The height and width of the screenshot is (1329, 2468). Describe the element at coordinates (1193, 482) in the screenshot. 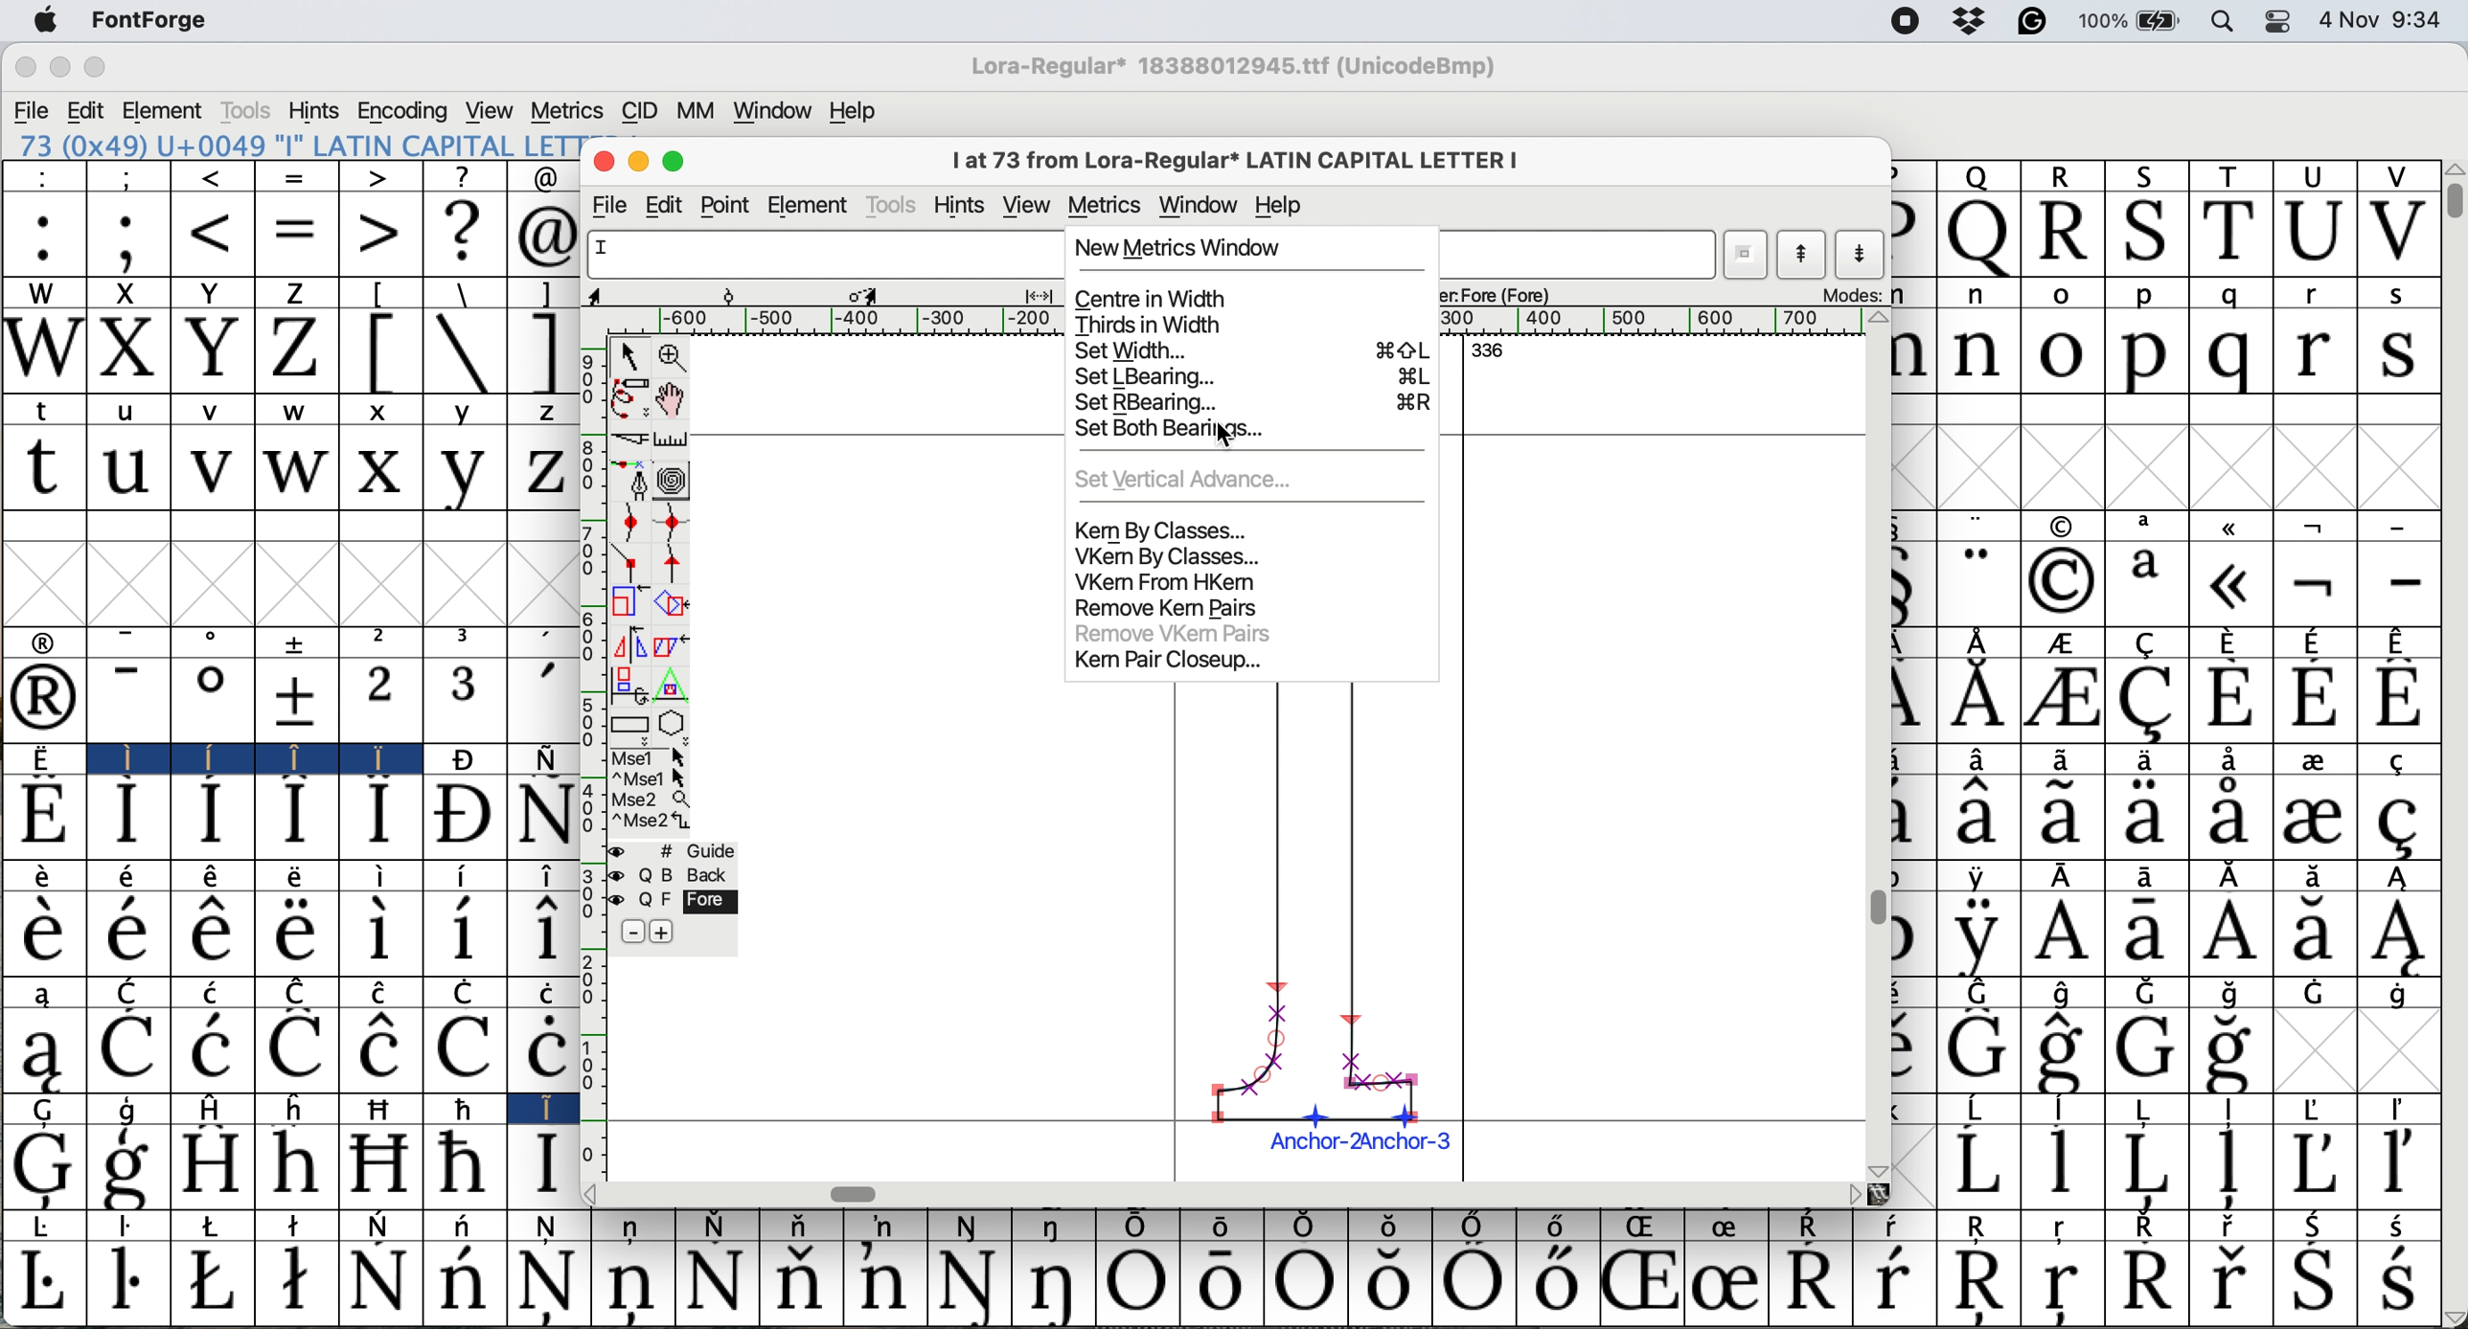

I see `set vertical advance` at that location.